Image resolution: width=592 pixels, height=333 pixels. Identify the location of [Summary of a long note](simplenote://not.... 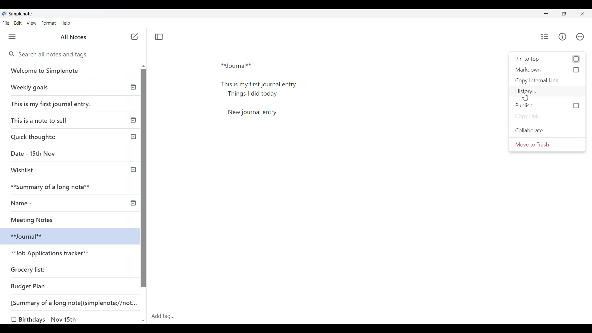
(77, 302).